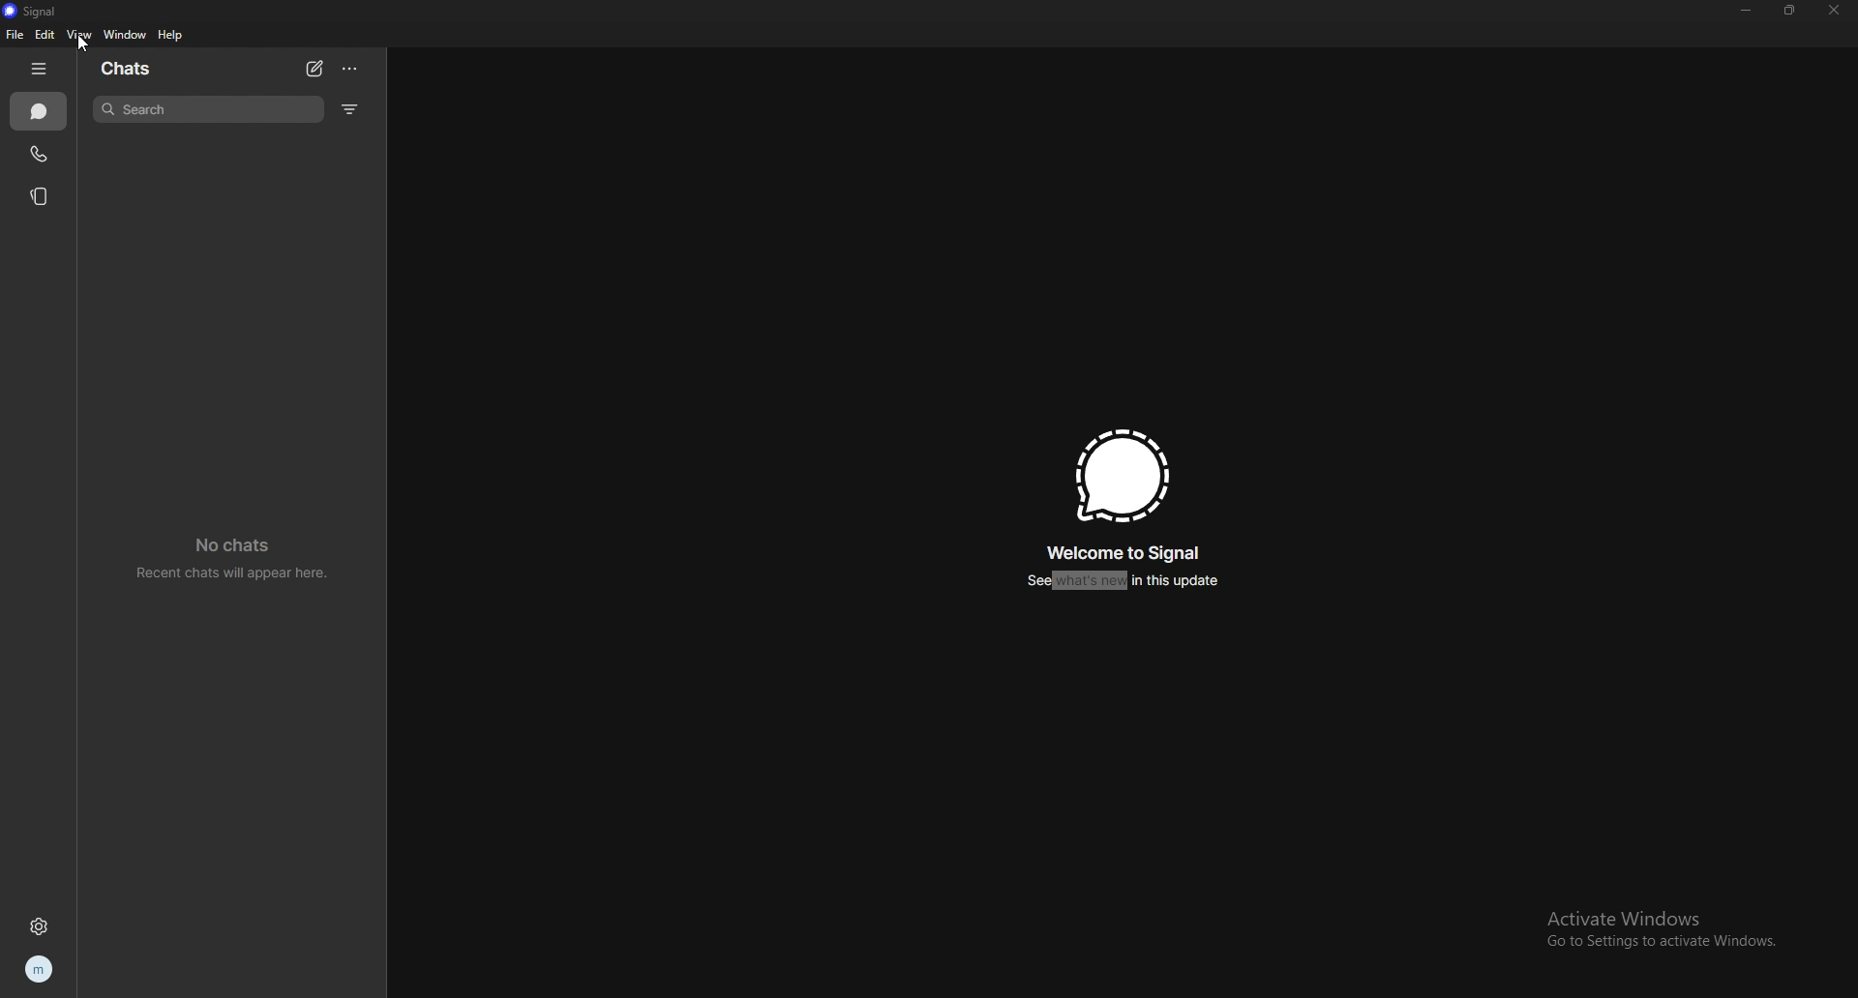  What do you see at coordinates (45, 35) in the screenshot?
I see `edit` at bounding box center [45, 35].